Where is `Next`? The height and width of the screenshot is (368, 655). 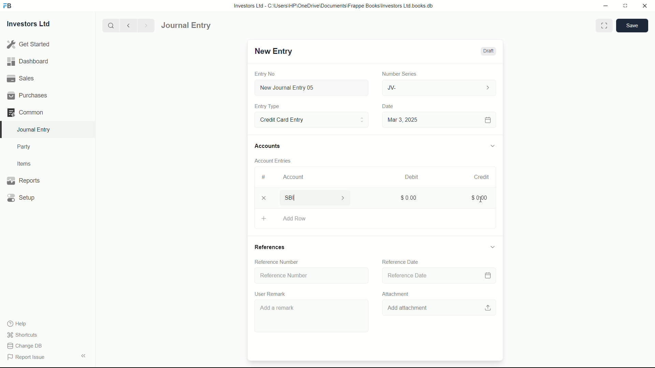 Next is located at coordinates (145, 25).